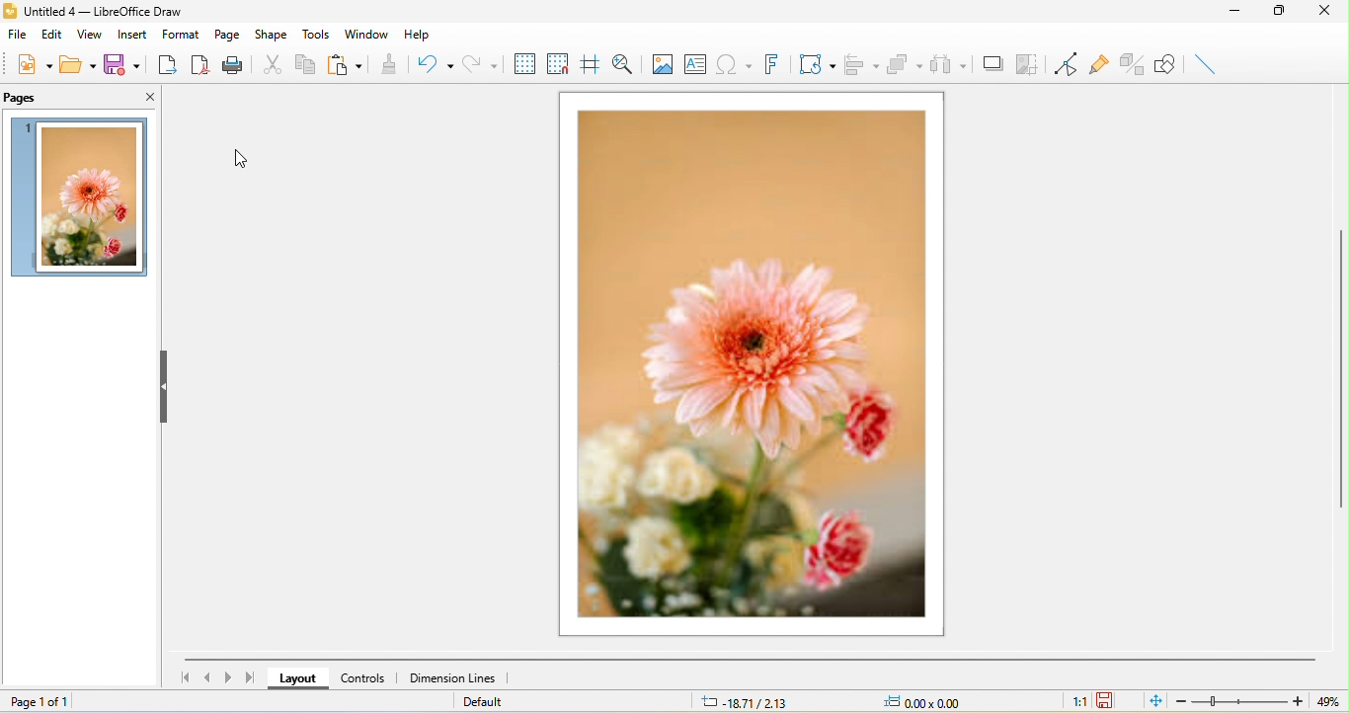  I want to click on arrange, so click(908, 62).